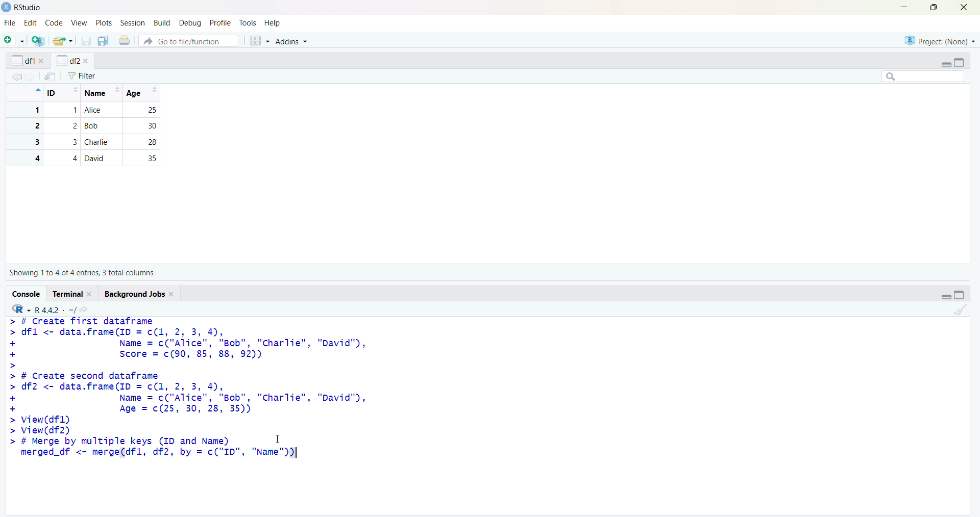  What do you see at coordinates (105, 23) in the screenshot?
I see `plots` at bounding box center [105, 23].